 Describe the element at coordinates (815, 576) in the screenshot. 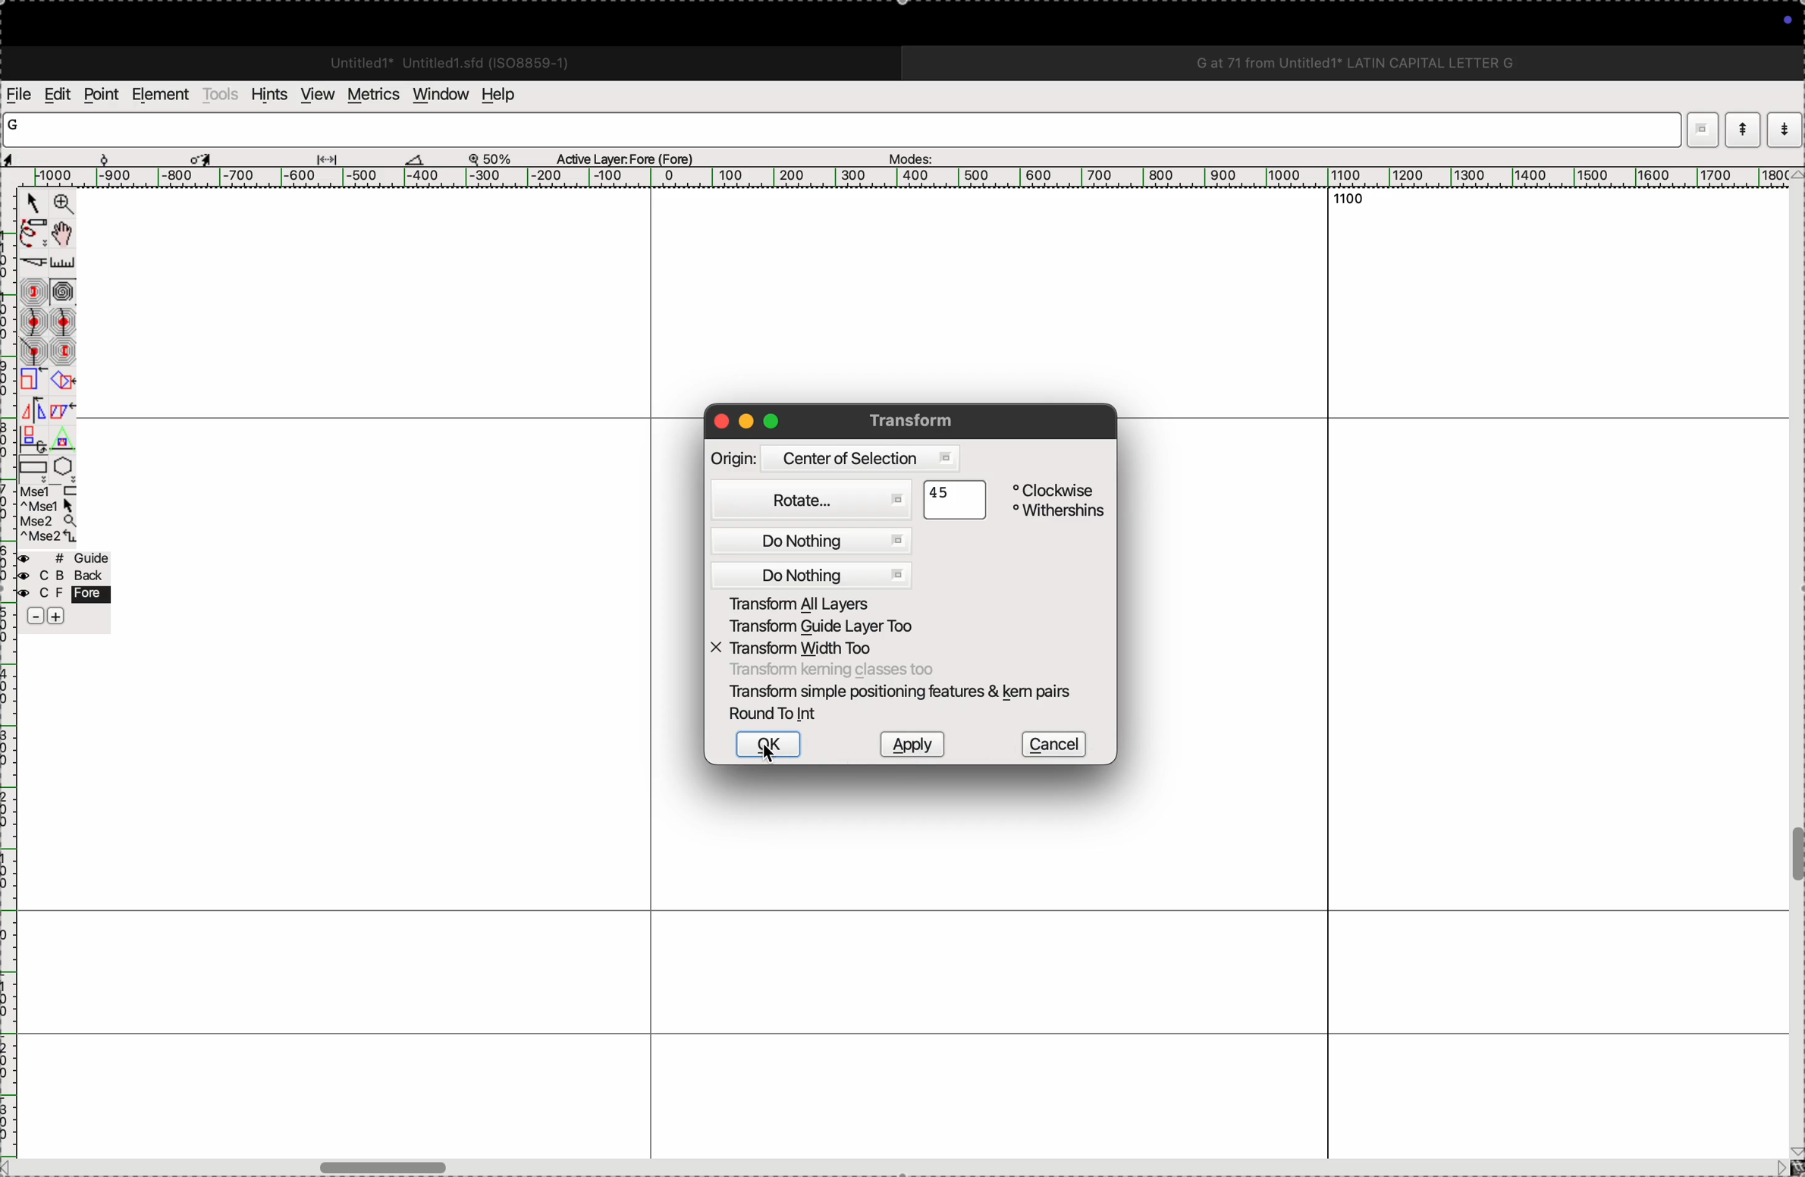

I see `do nothing` at that location.